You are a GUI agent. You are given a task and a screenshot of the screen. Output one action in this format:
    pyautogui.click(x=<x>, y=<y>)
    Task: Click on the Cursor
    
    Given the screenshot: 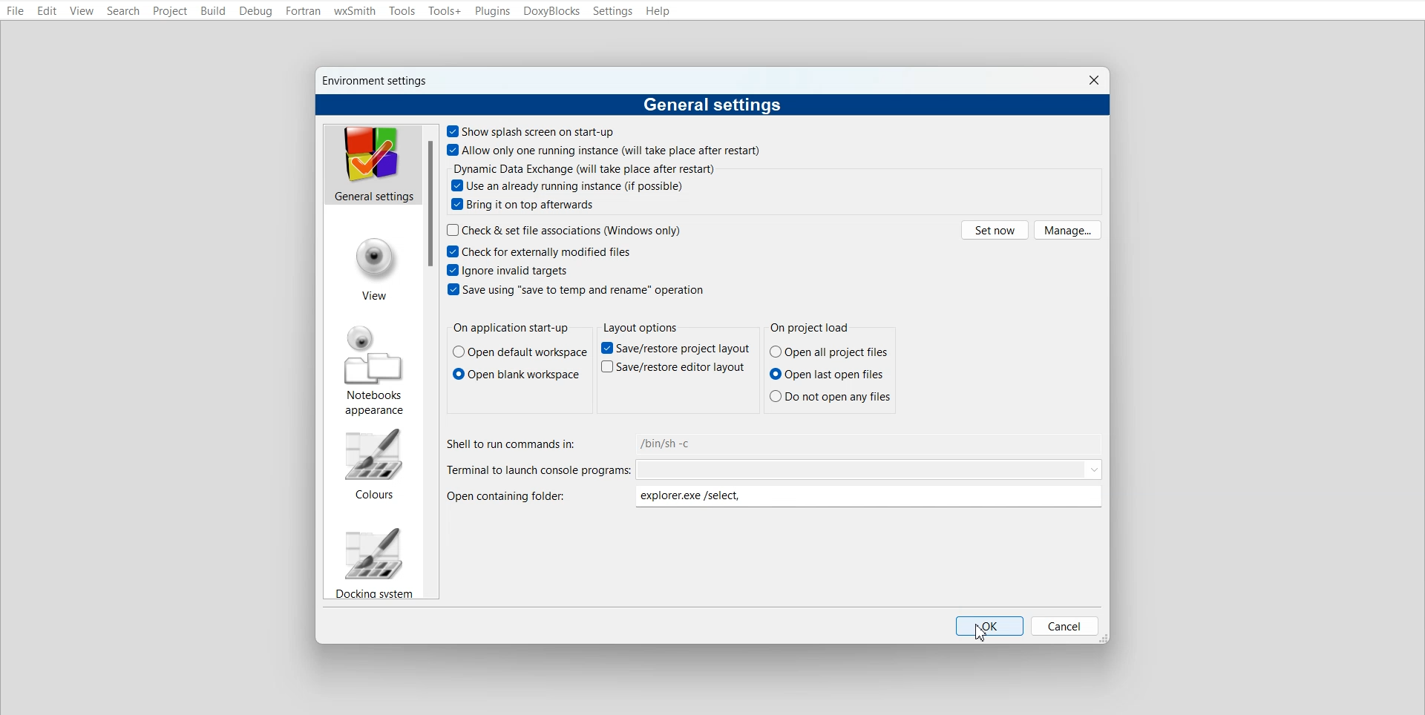 What is the action you would take?
    pyautogui.click(x=983, y=633)
    